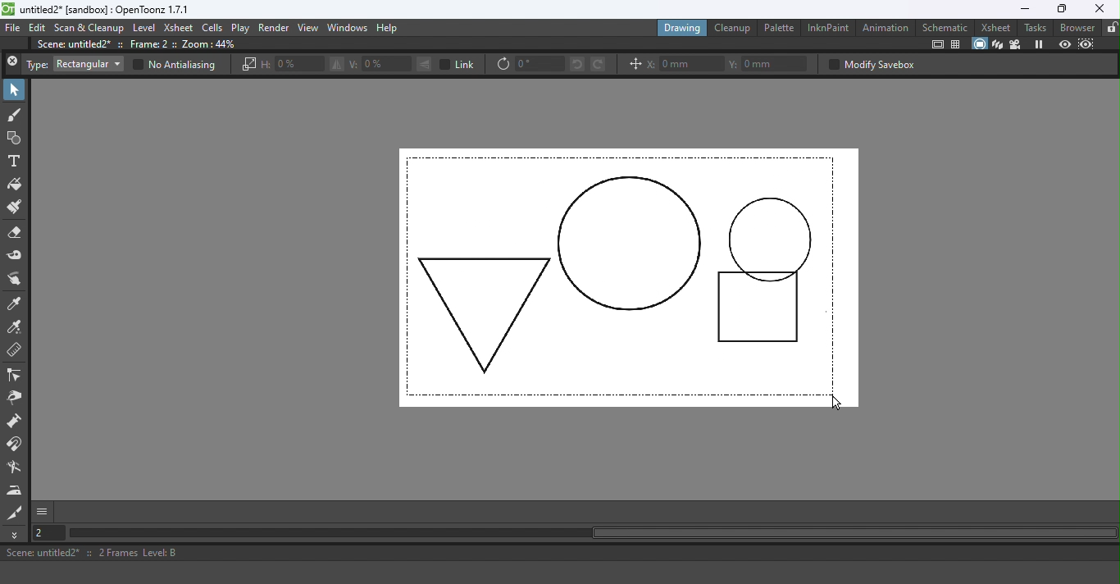 The height and width of the screenshot is (584, 1120). Describe the element at coordinates (682, 27) in the screenshot. I see `Drawing` at that location.